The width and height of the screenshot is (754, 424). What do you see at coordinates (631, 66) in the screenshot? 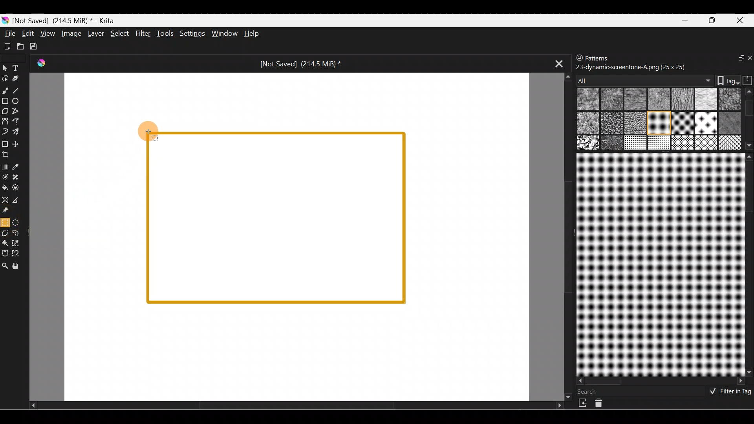
I see `23-dynamic-screentone-A.png (25 x 25)` at bounding box center [631, 66].